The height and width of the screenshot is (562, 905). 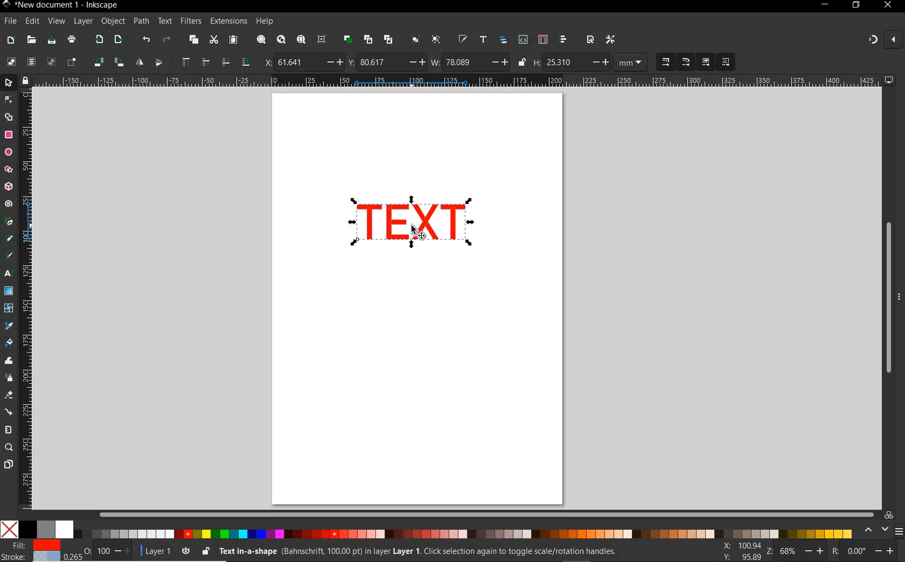 What do you see at coordinates (99, 550) in the screenshot?
I see `opacity` at bounding box center [99, 550].